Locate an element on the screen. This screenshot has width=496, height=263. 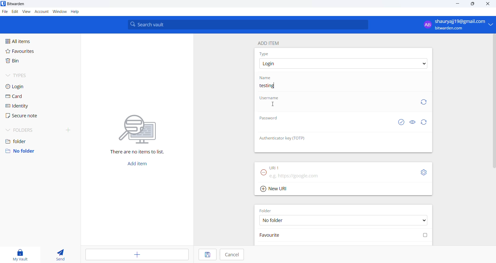
name heading is located at coordinates (267, 78).